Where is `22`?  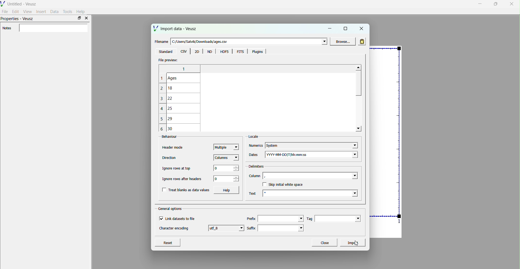 22 is located at coordinates (173, 98).